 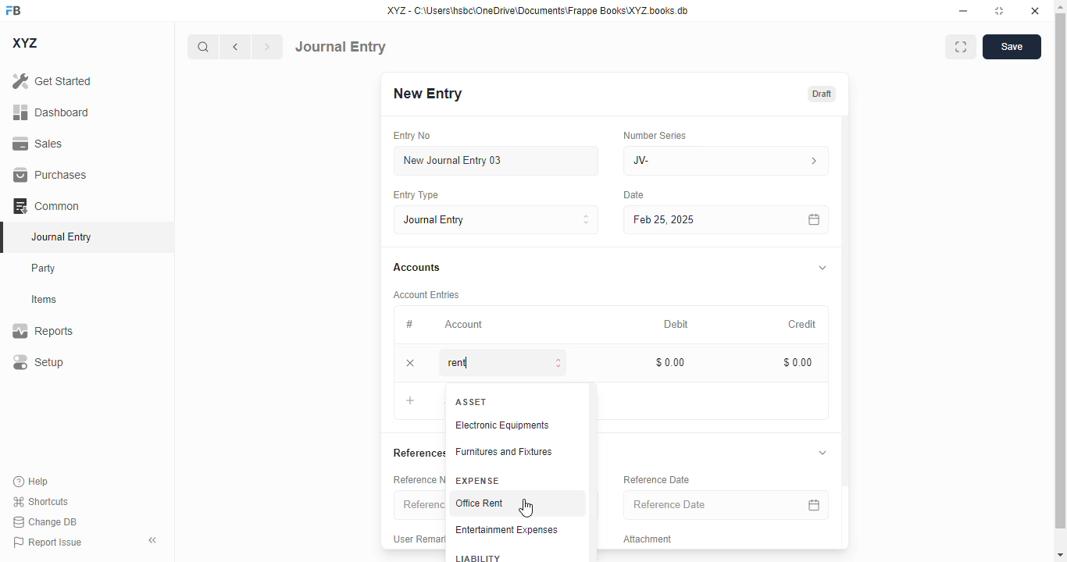 What do you see at coordinates (44, 269) in the screenshot?
I see `party` at bounding box center [44, 269].